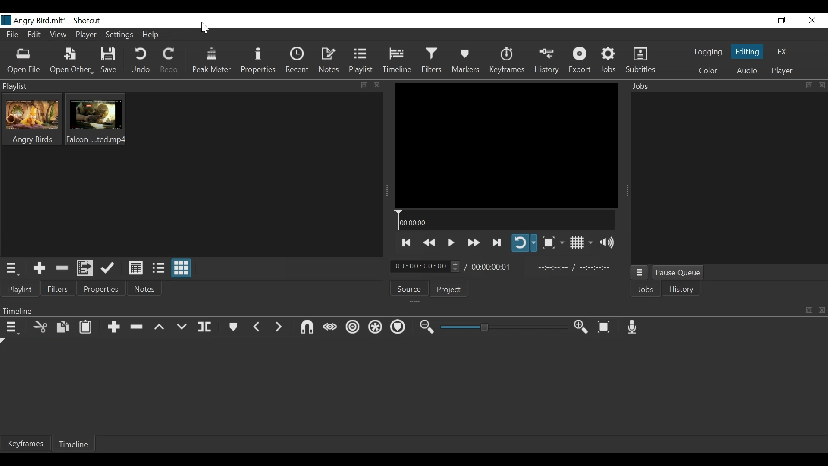 The width and height of the screenshot is (828, 466). I want to click on Playlist, so click(192, 86).